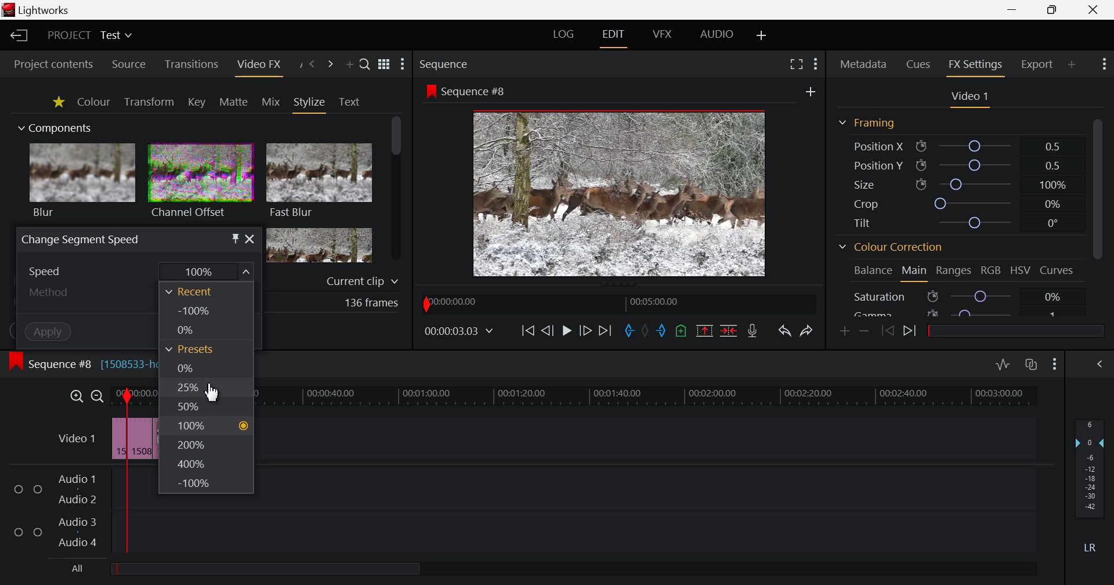  What do you see at coordinates (349, 64) in the screenshot?
I see `Add Panel` at bounding box center [349, 64].